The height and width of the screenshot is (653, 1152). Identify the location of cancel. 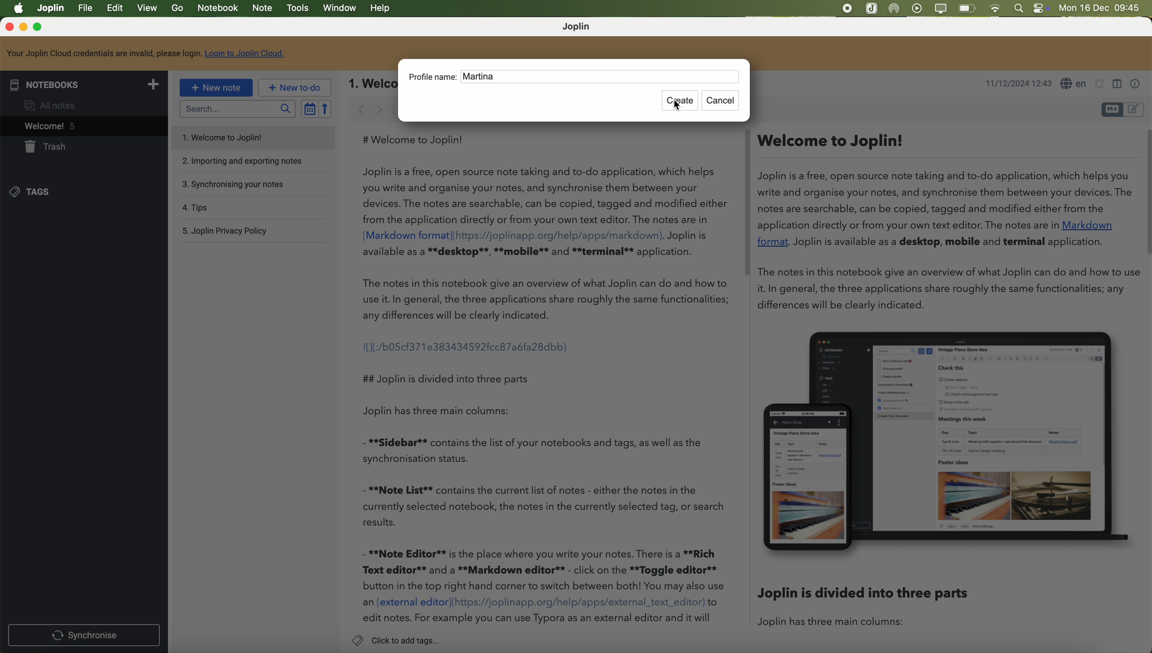
(722, 101).